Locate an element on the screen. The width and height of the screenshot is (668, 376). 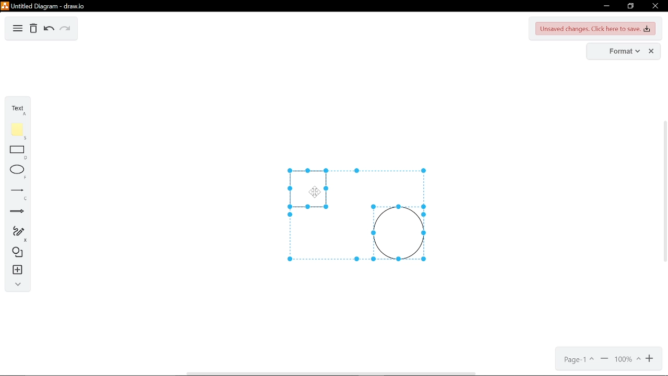
undo is located at coordinates (48, 30).